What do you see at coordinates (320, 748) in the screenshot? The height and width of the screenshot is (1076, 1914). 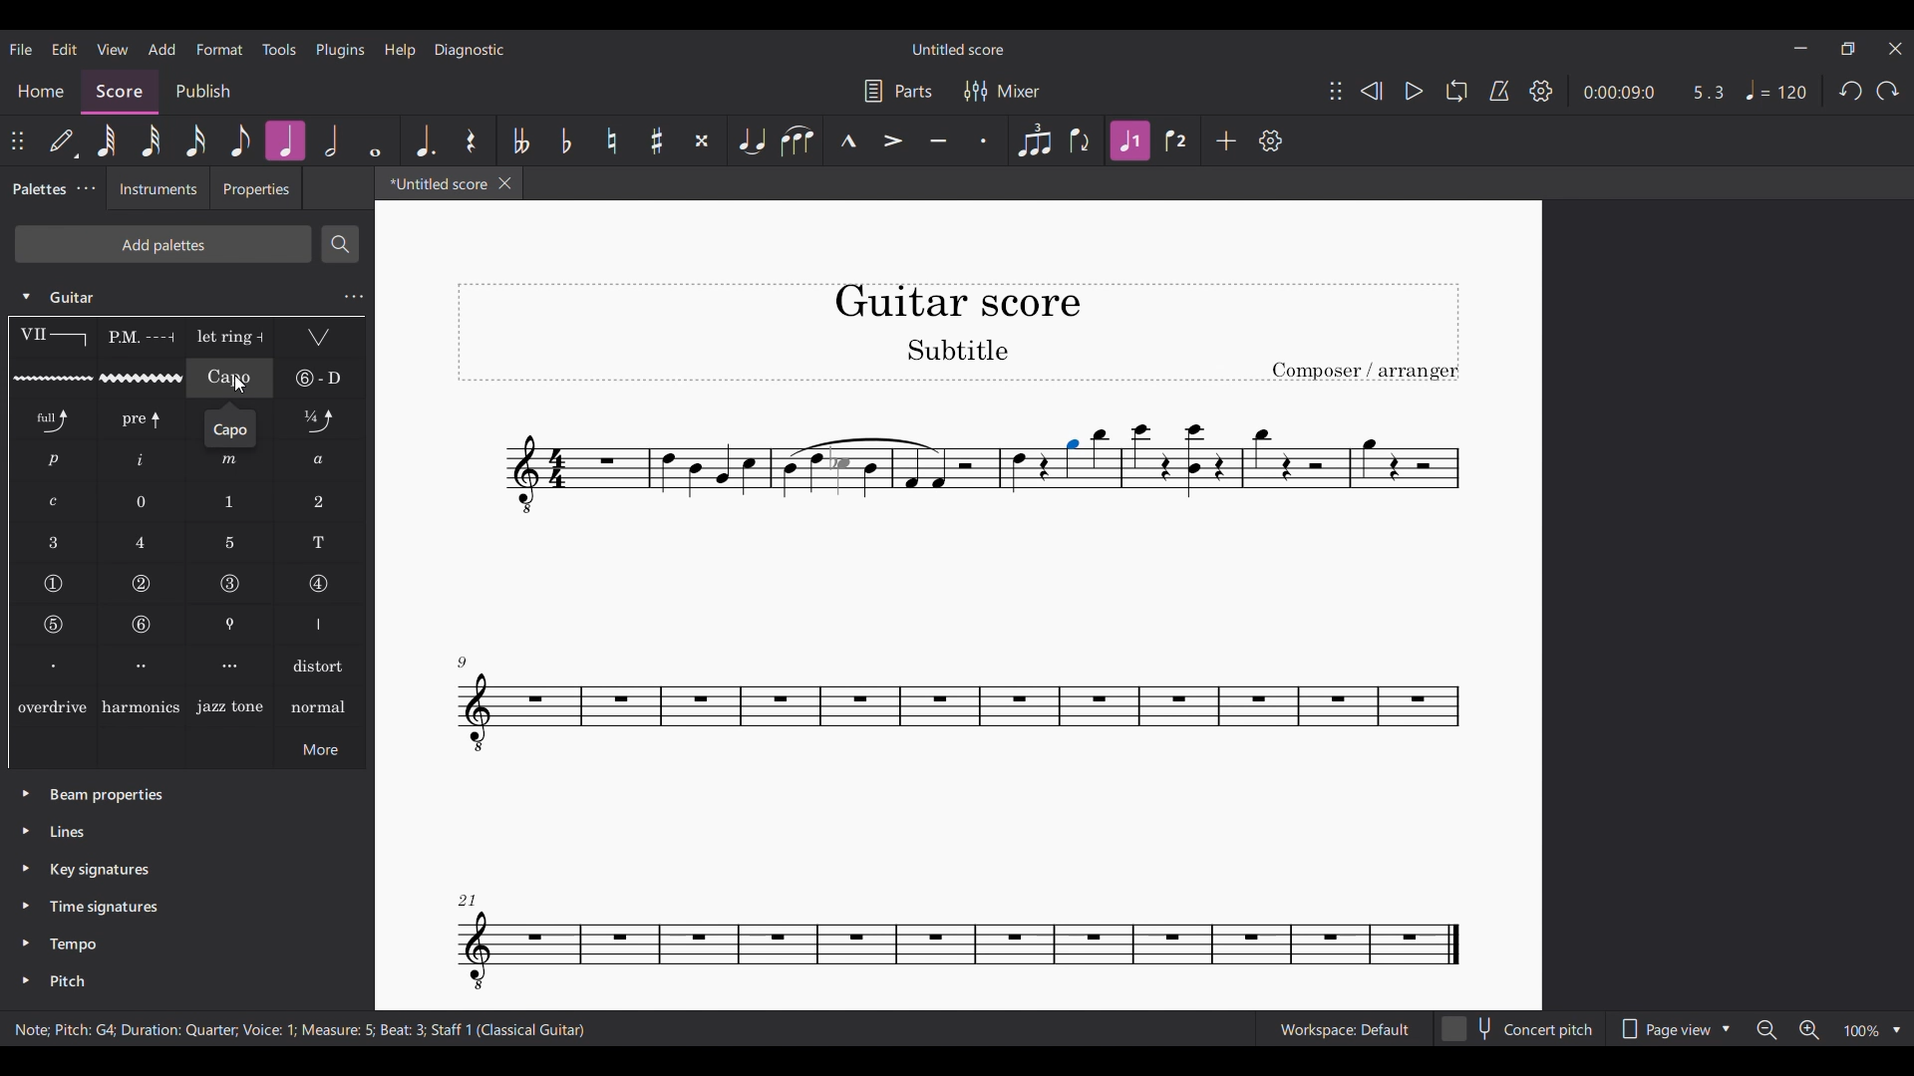 I see `More` at bounding box center [320, 748].